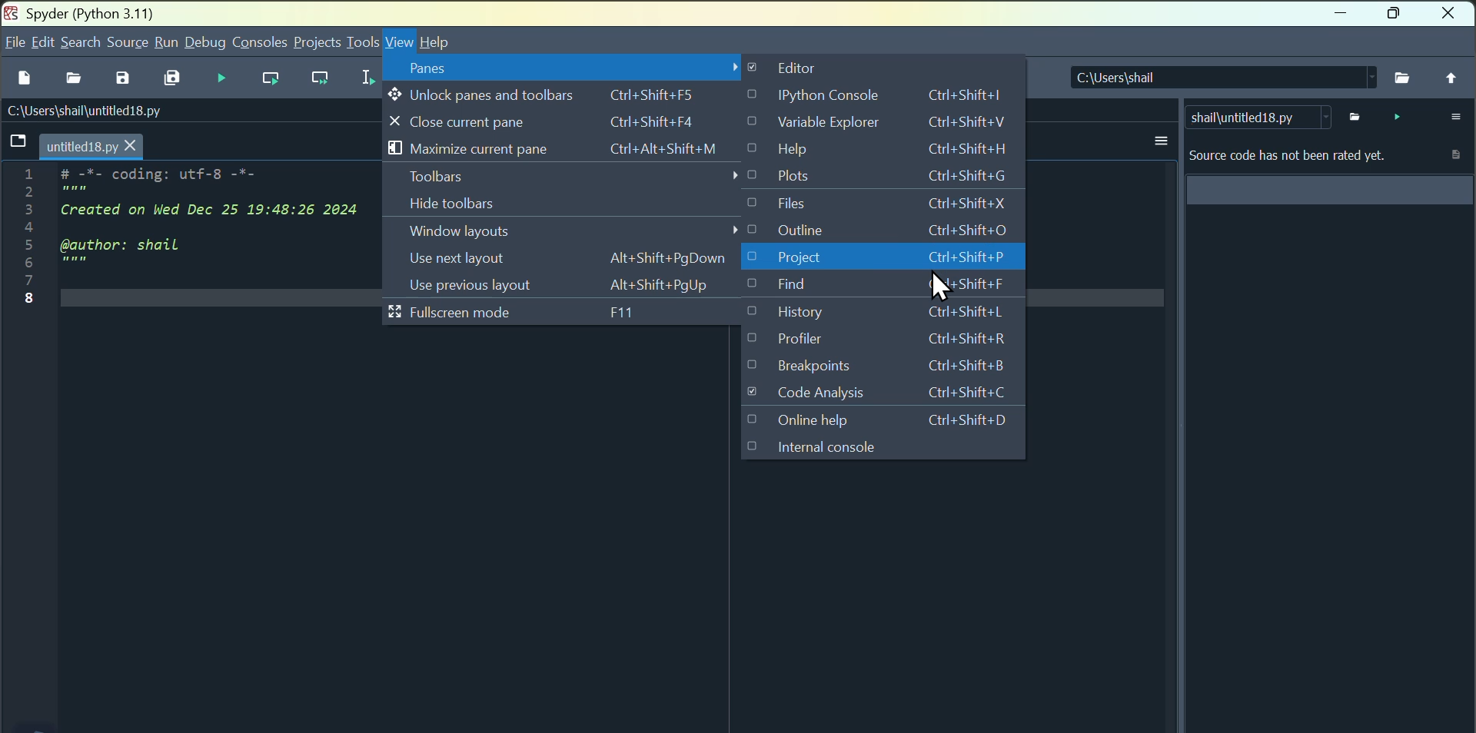 The width and height of the screenshot is (1476, 733). I want to click on Windows layouts, so click(476, 232).